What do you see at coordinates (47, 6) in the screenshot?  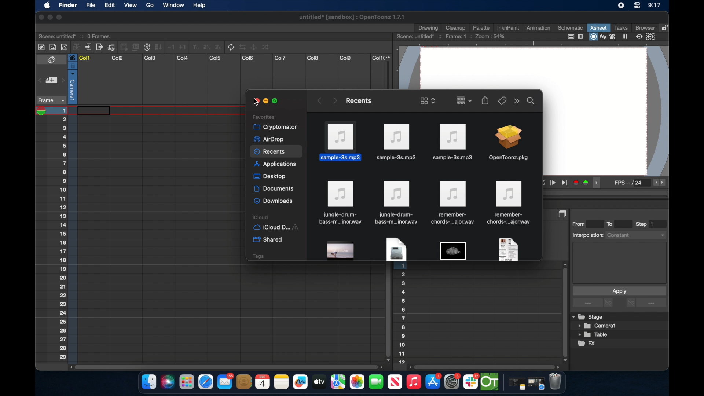 I see `appleicon` at bounding box center [47, 6].